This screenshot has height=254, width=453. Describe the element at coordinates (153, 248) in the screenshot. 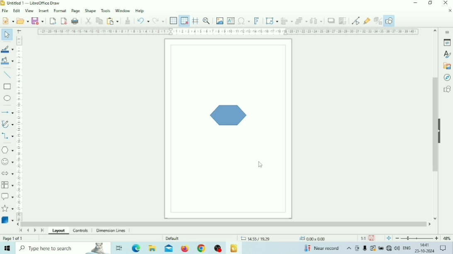

I see `File Explorer` at that location.